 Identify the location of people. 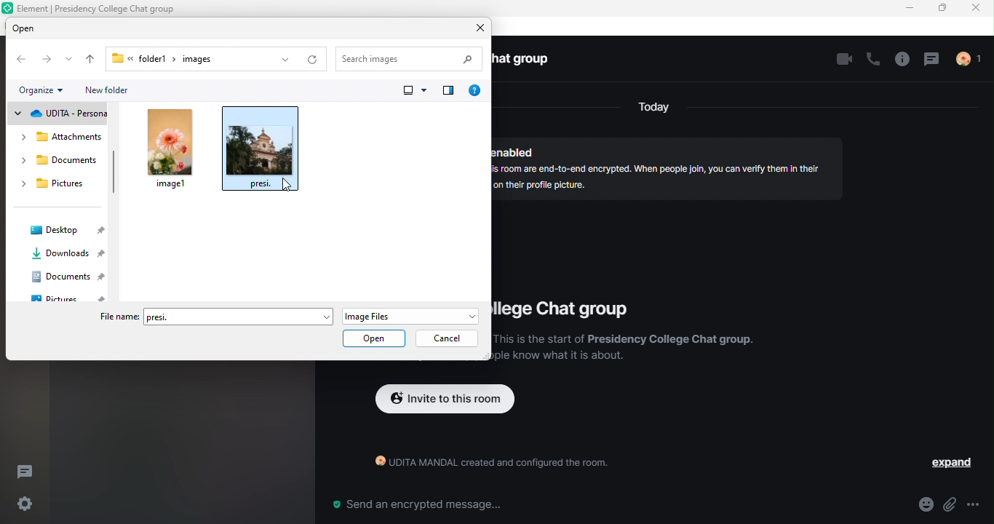
(975, 60).